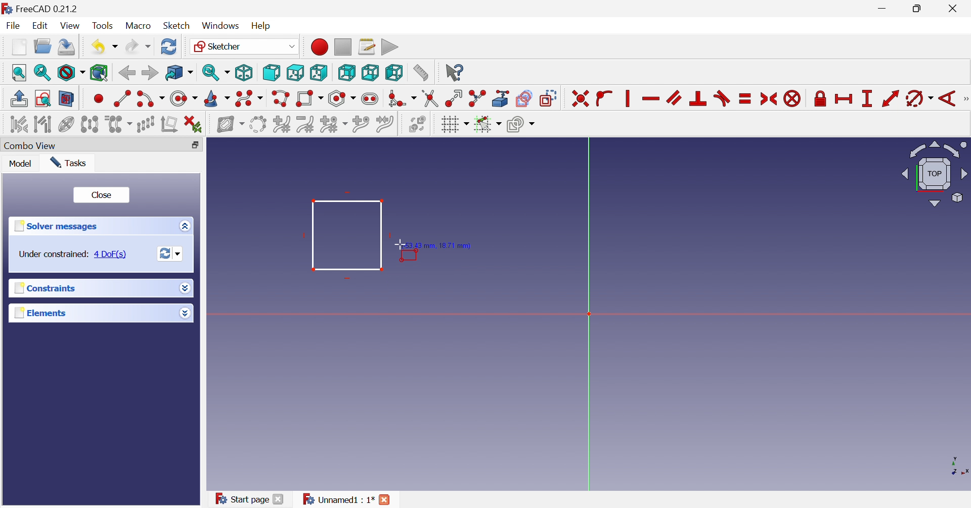  I want to click on Viewing angle, so click(935, 174).